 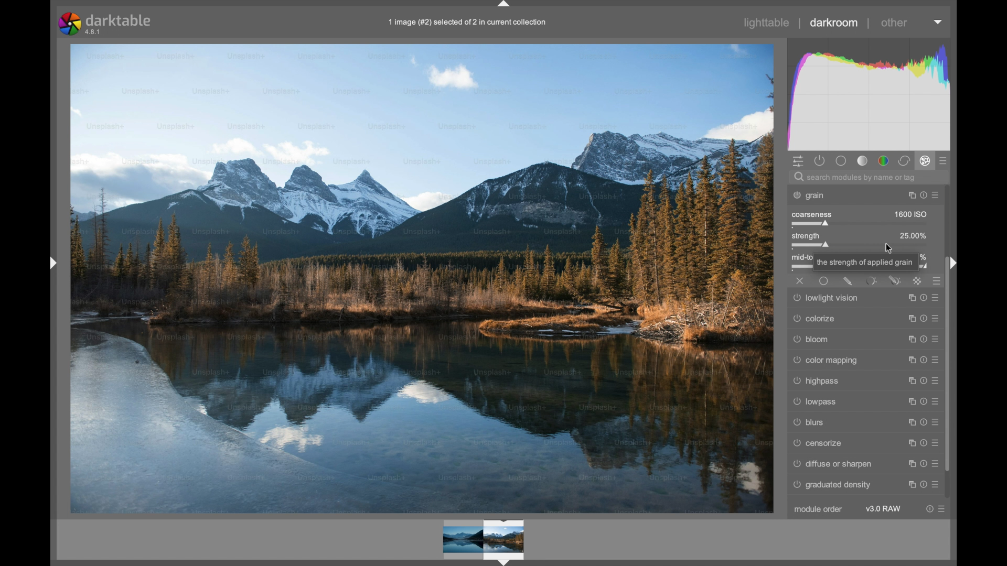 I want to click on instance, so click(x=909, y=402).